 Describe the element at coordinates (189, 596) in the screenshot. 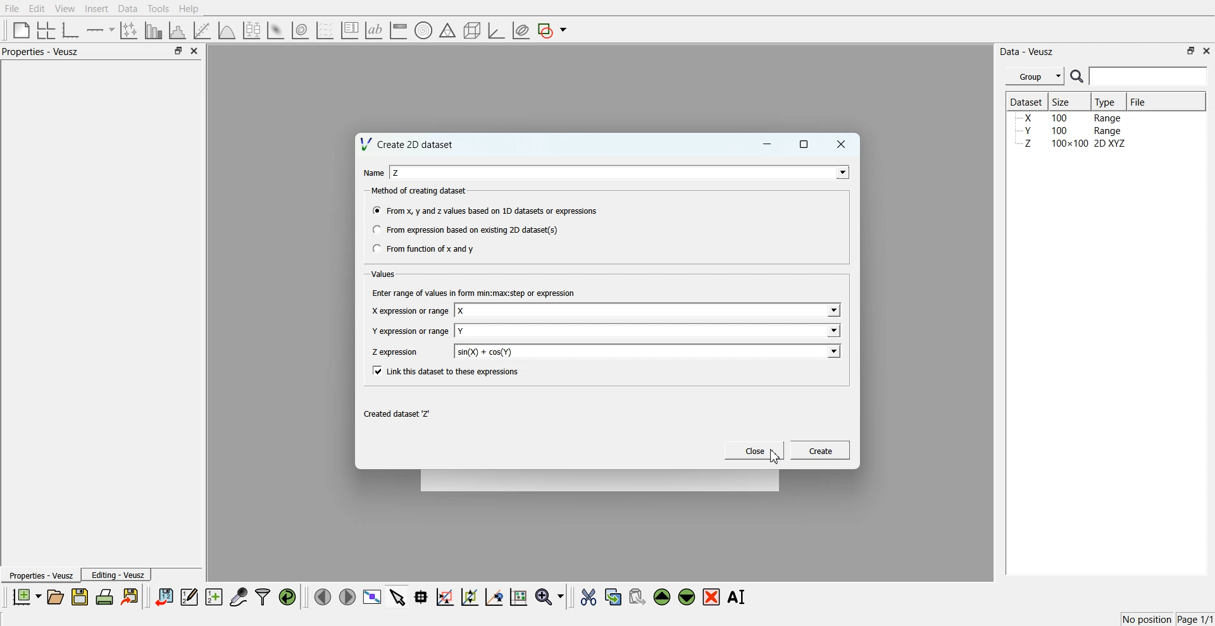

I see `Edit and enter new dataset` at that location.